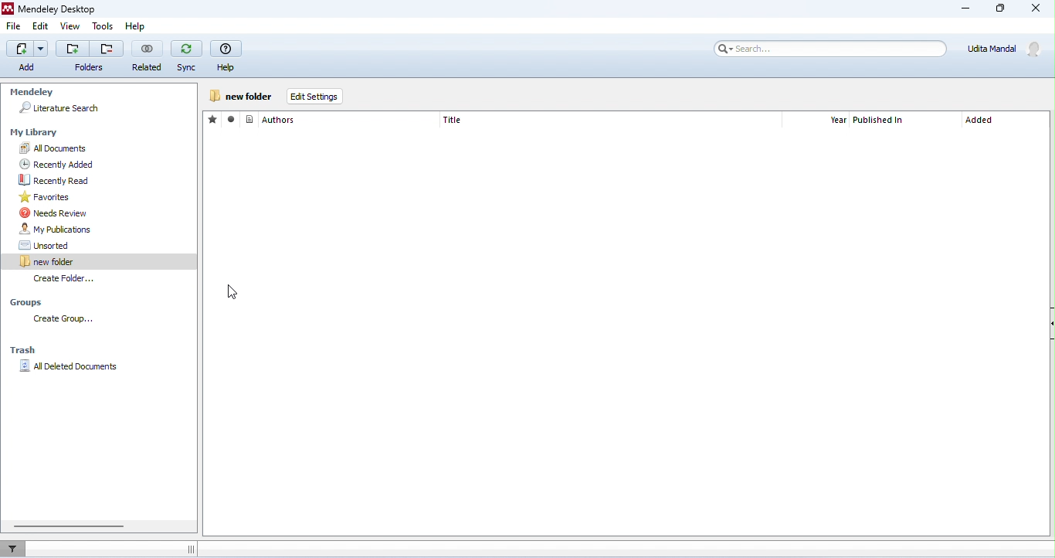 This screenshot has width=1055, height=558. What do you see at coordinates (147, 56) in the screenshot?
I see `related` at bounding box center [147, 56].